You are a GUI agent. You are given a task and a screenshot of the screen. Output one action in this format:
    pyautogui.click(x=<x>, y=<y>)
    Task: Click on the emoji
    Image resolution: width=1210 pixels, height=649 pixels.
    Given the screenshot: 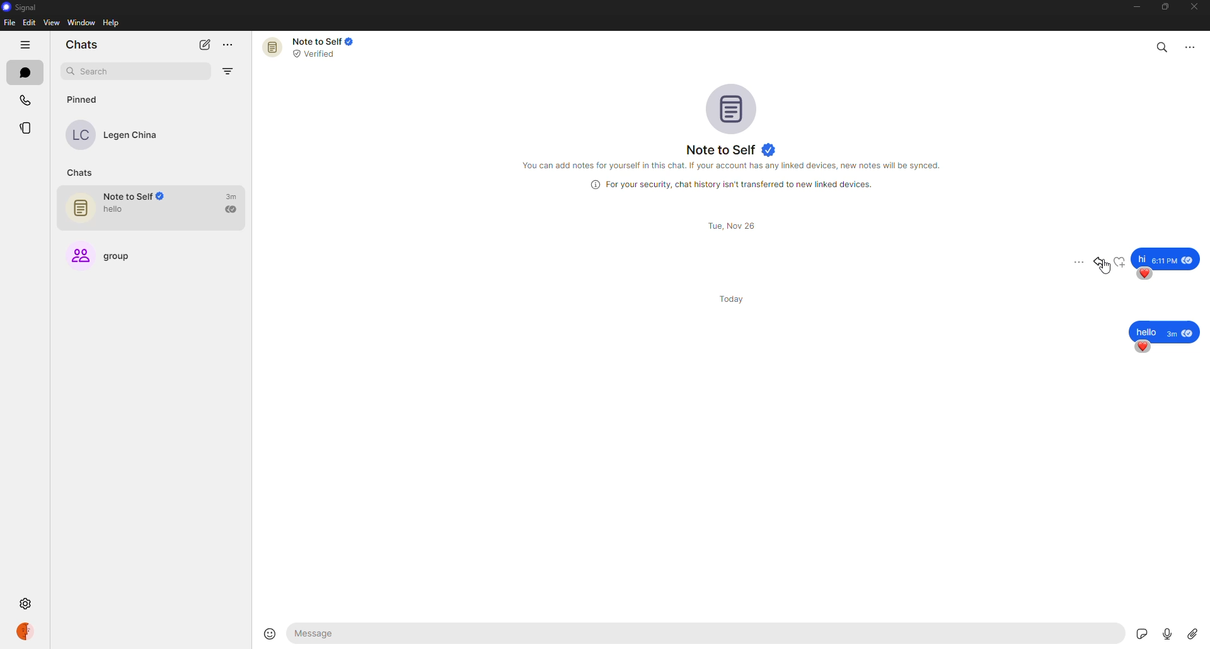 What is the action you would take?
    pyautogui.click(x=270, y=633)
    